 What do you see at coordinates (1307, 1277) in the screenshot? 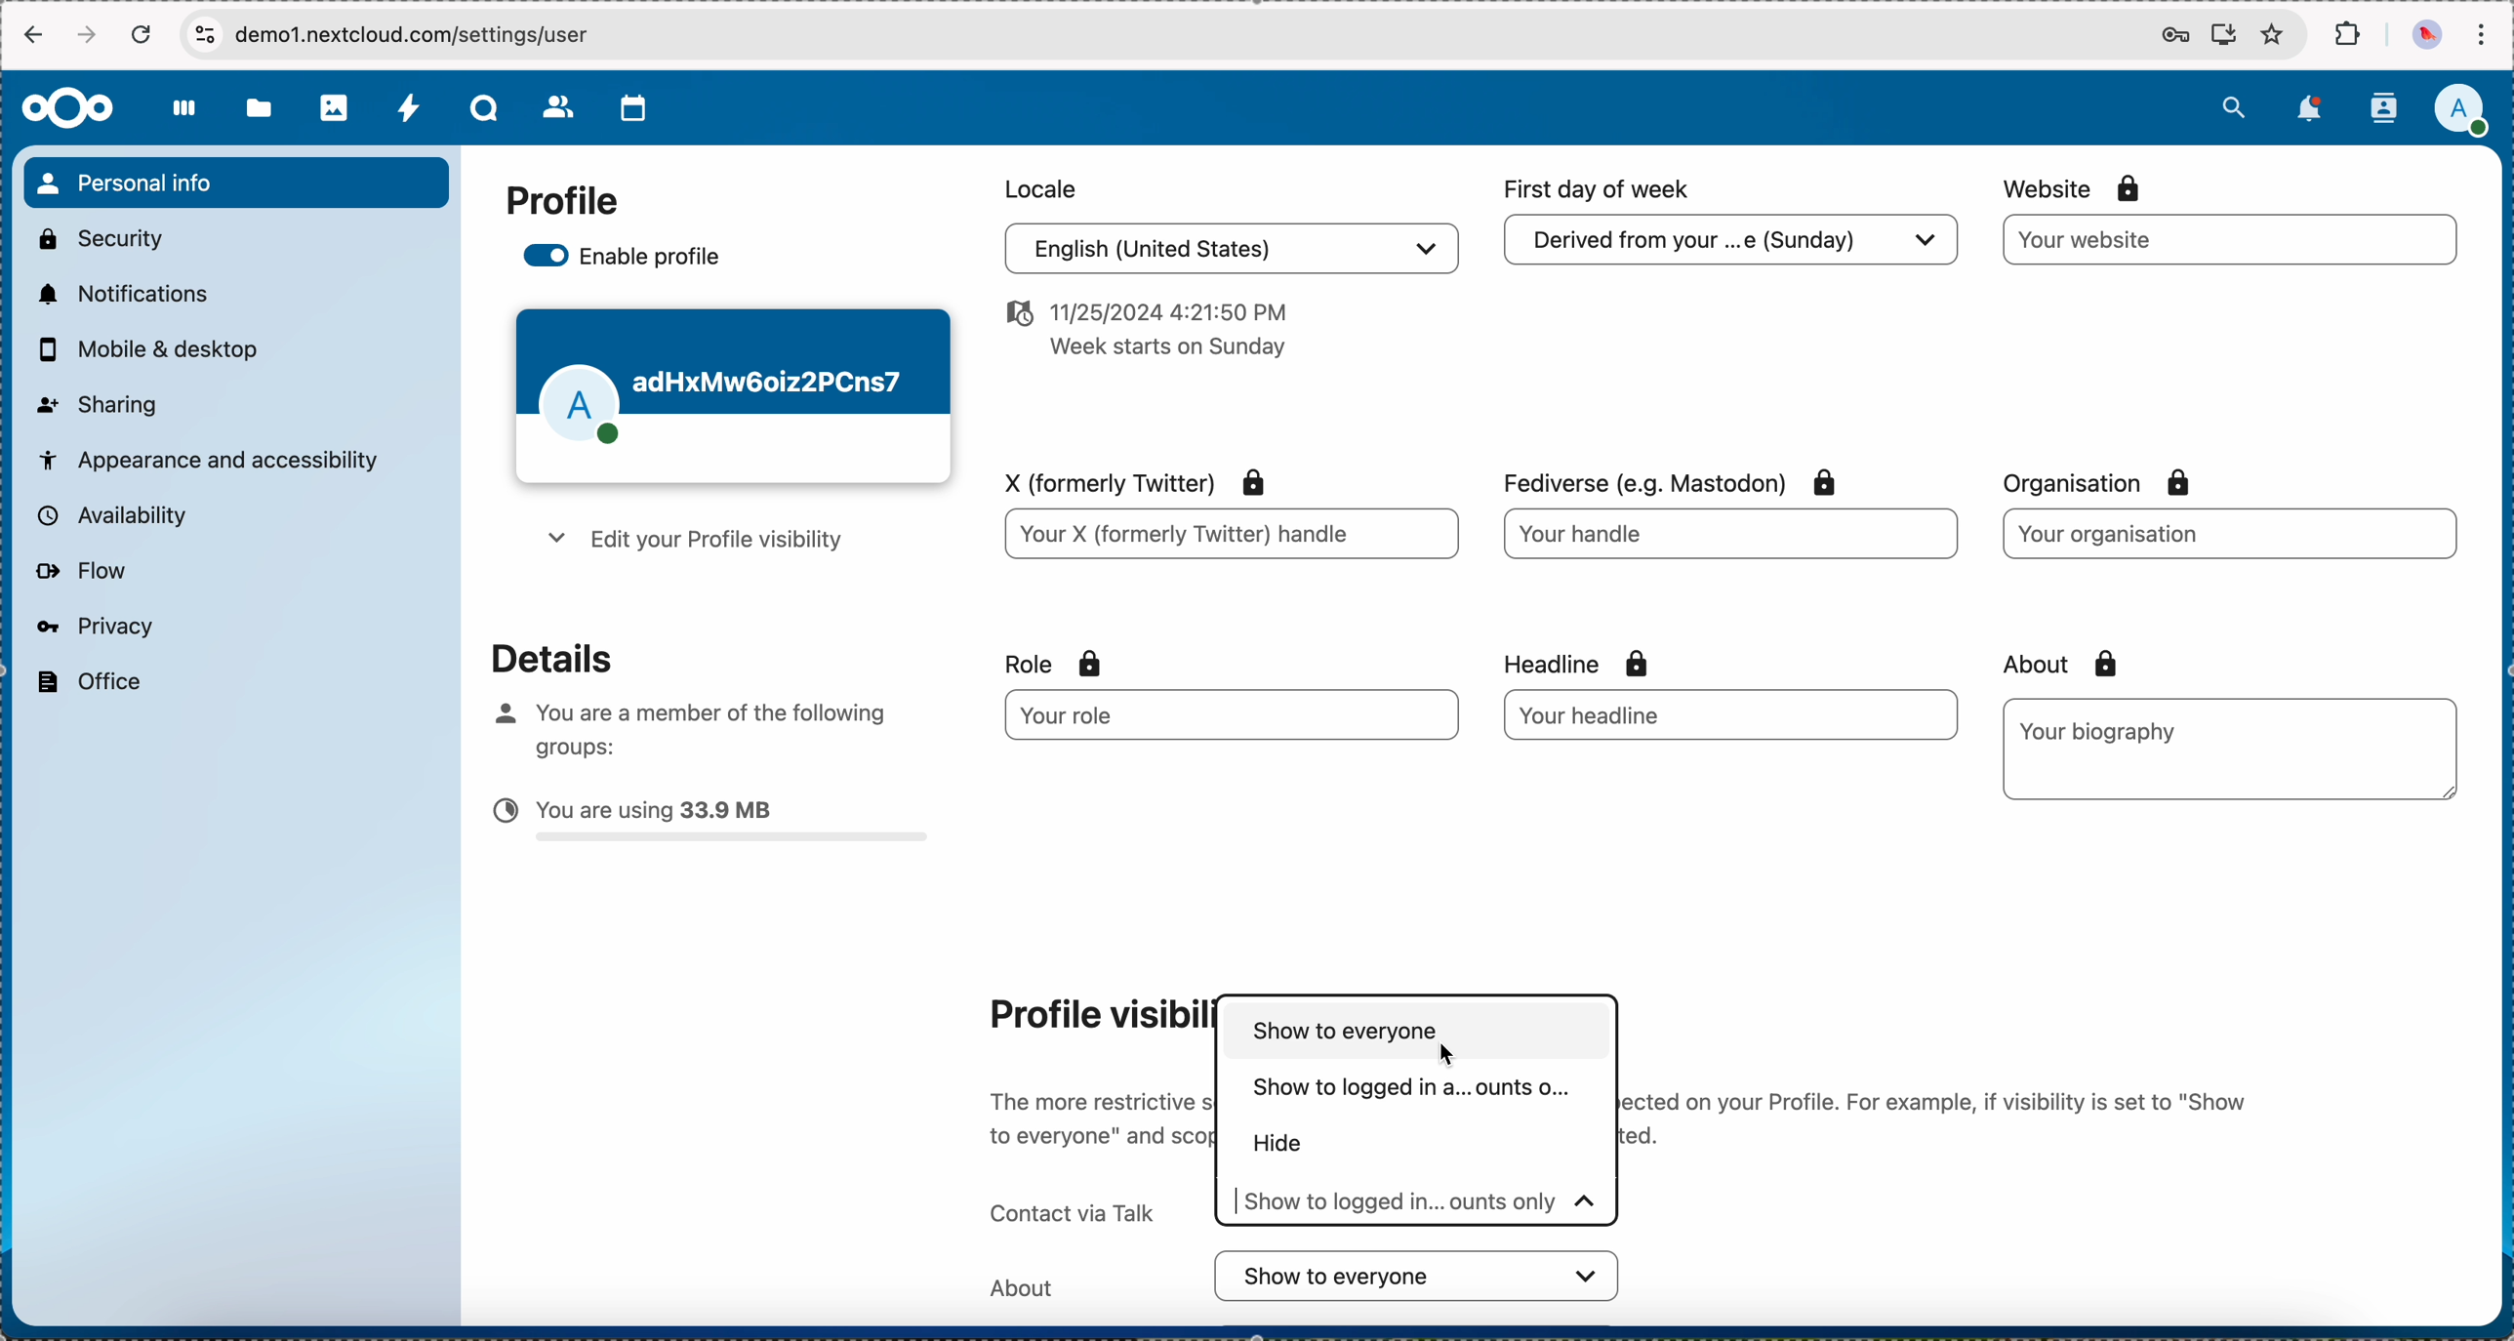
I see `about` at bounding box center [1307, 1277].